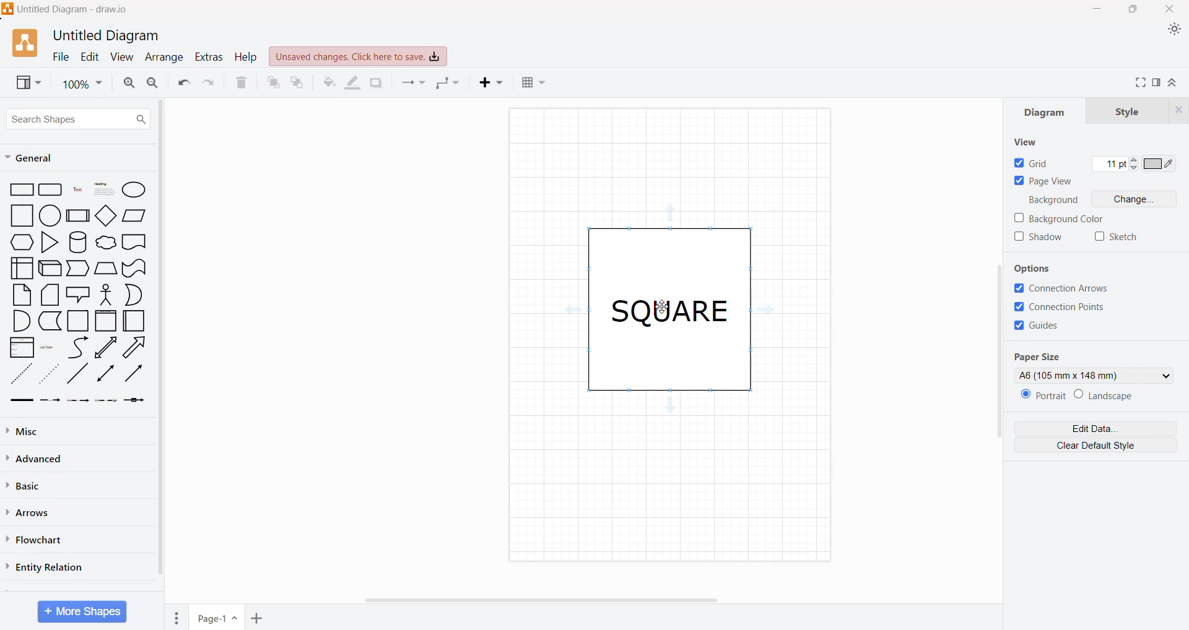 The image size is (1189, 630). What do you see at coordinates (107, 293) in the screenshot?
I see `Stick Figure ` at bounding box center [107, 293].